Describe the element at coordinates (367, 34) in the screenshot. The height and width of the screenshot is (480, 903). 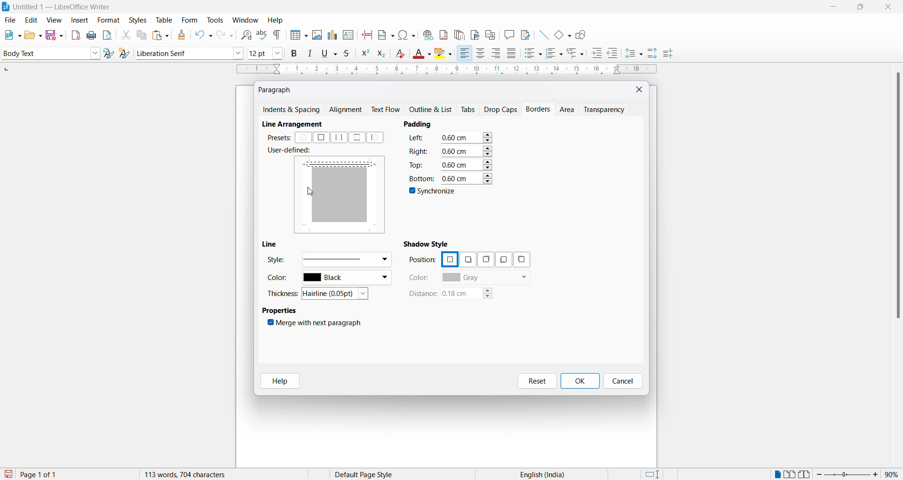
I see `page break` at that location.